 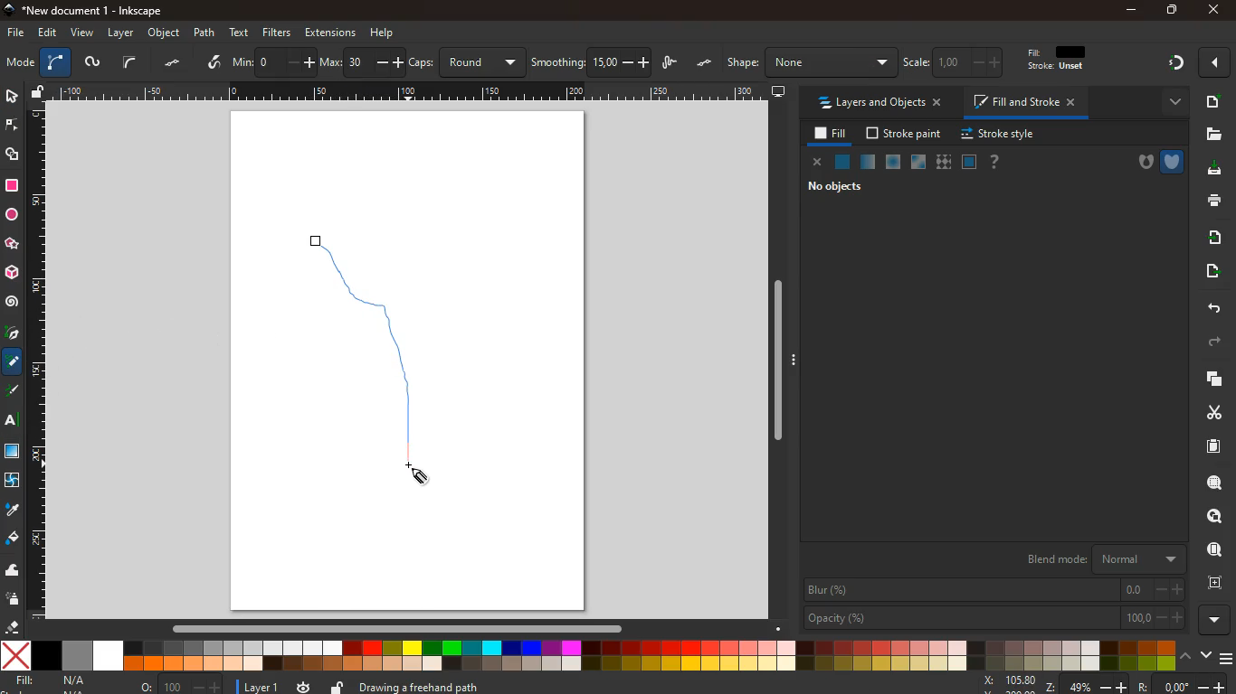 What do you see at coordinates (943, 162) in the screenshot?
I see `texture` at bounding box center [943, 162].